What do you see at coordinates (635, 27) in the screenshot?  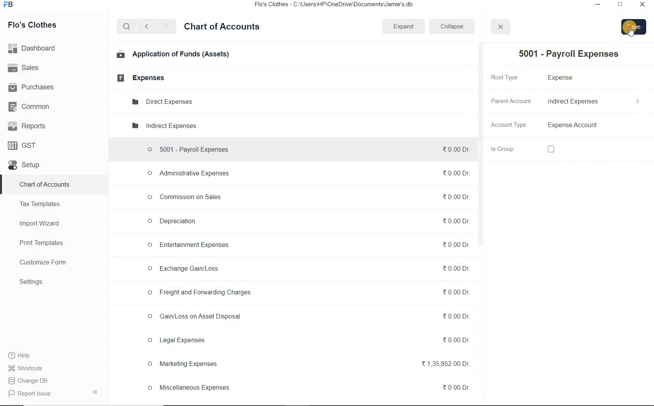 I see `save` at bounding box center [635, 27].